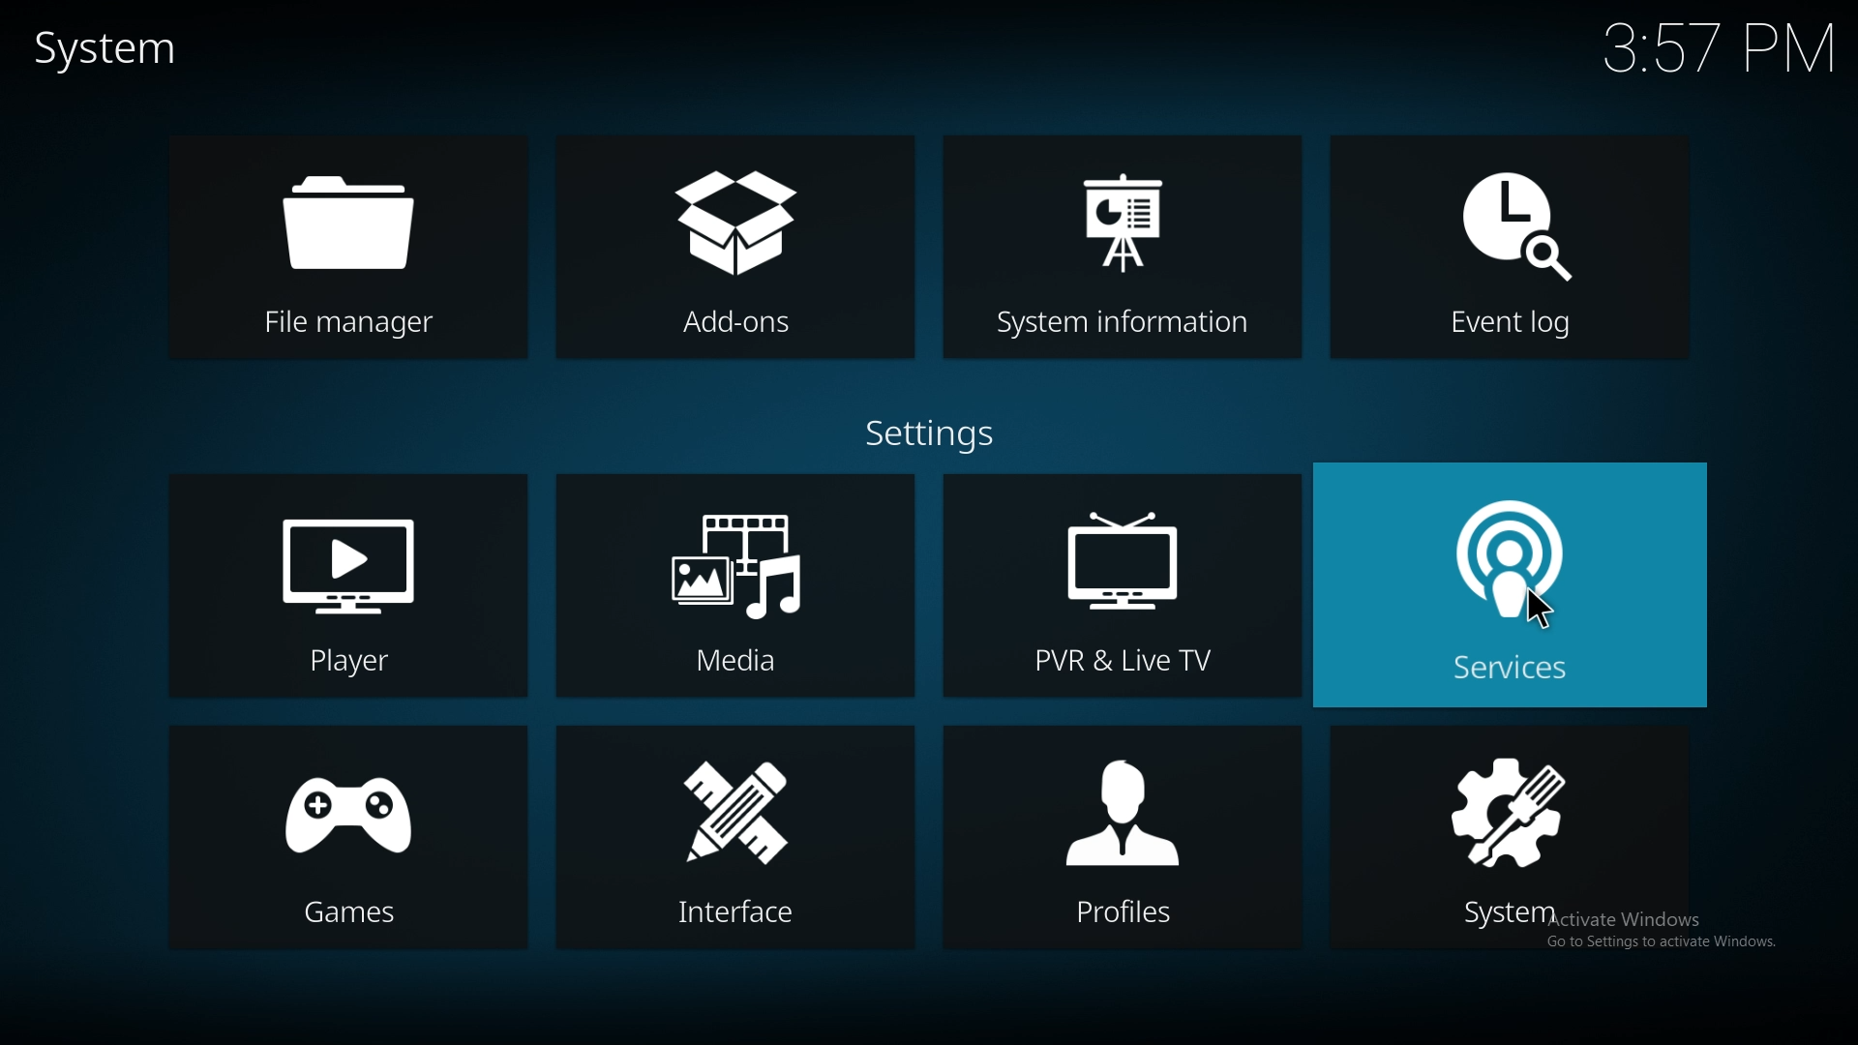 The image size is (1858, 1045). I want to click on event log, so click(1506, 253).